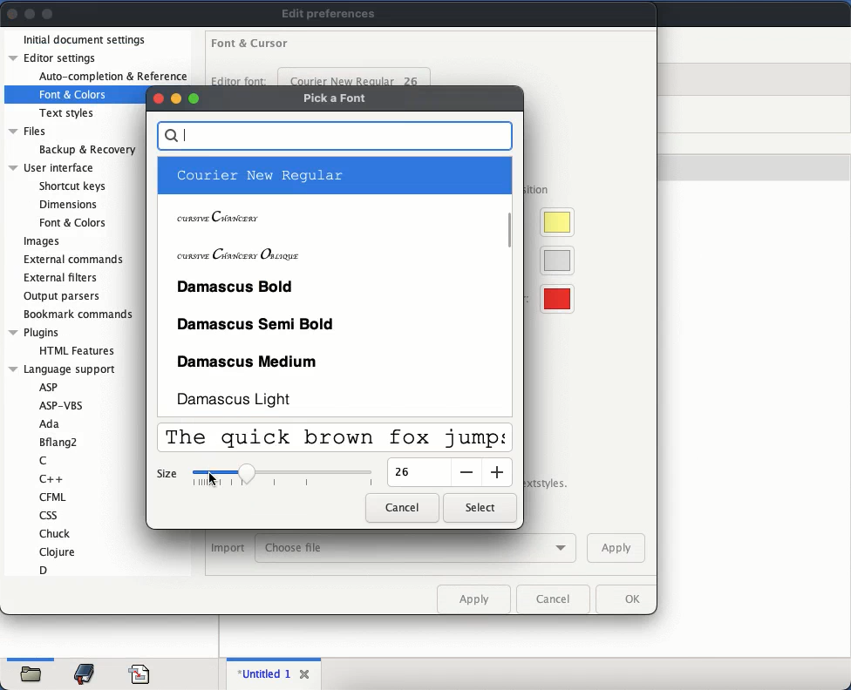 The image size is (851, 690). Describe the element at coordinates (54, 515) in the screenshot. I see `css` at that location.